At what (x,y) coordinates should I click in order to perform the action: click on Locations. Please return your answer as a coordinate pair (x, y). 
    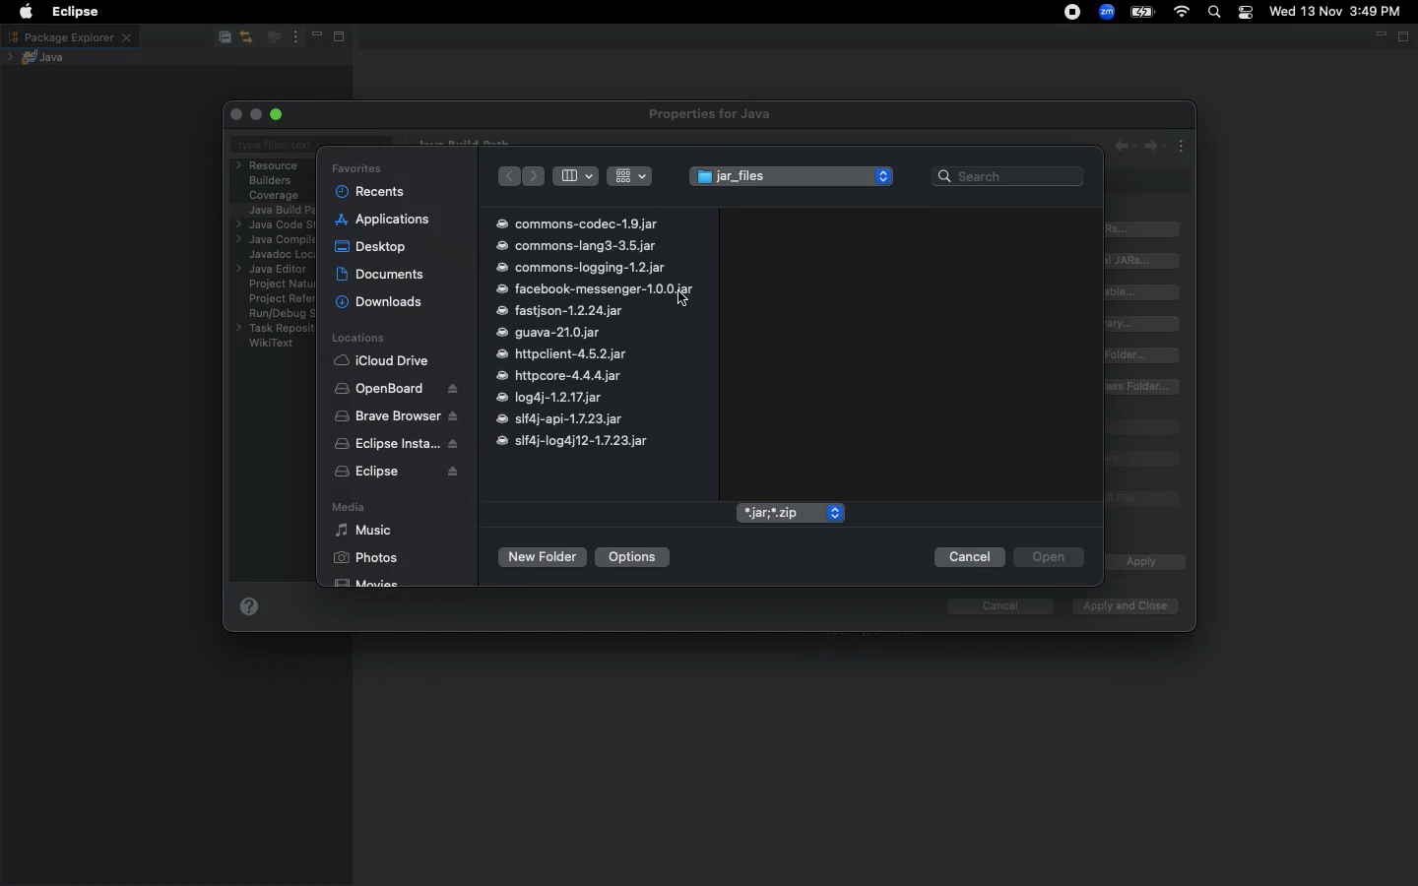
    Looking at the image, I should click on (357, 339).